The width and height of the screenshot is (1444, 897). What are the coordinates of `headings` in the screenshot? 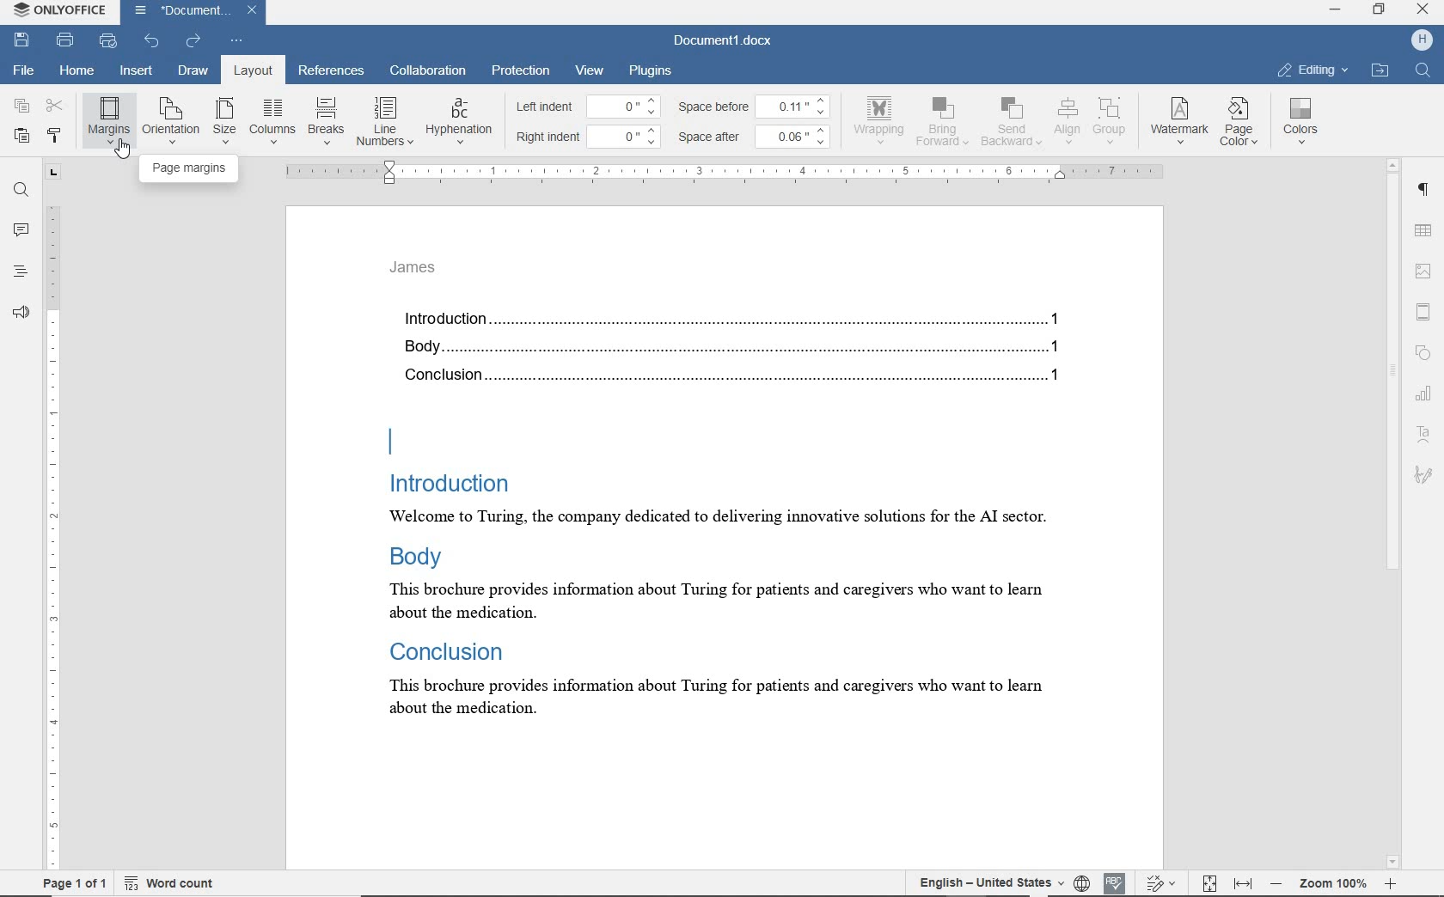 It's located at (16, 273).